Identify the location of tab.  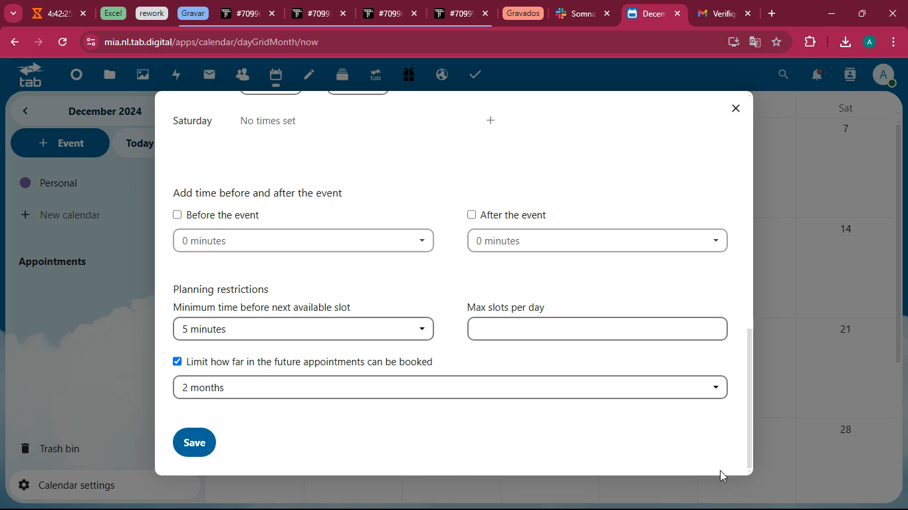
(381, 15).